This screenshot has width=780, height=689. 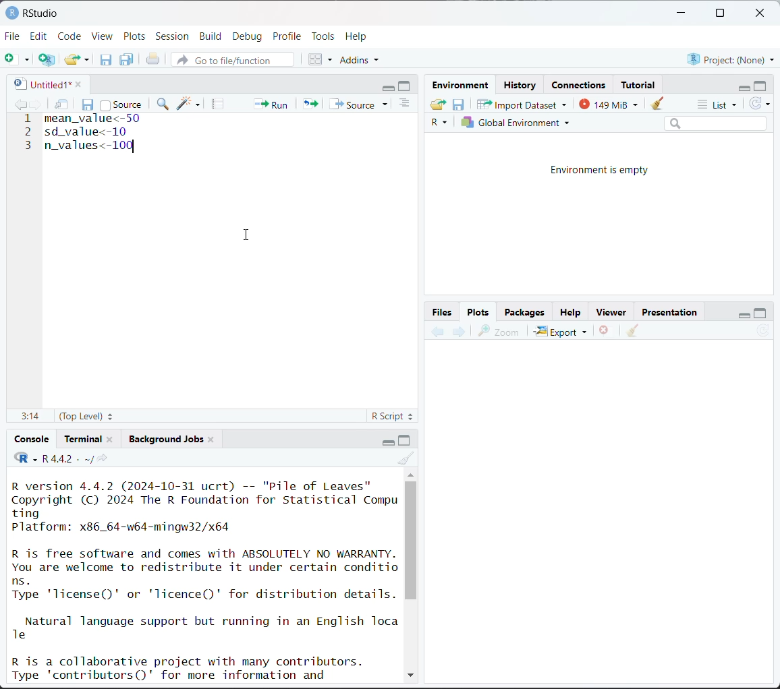 I want to click on clear objects from workspace, so click(x=654, y=101).